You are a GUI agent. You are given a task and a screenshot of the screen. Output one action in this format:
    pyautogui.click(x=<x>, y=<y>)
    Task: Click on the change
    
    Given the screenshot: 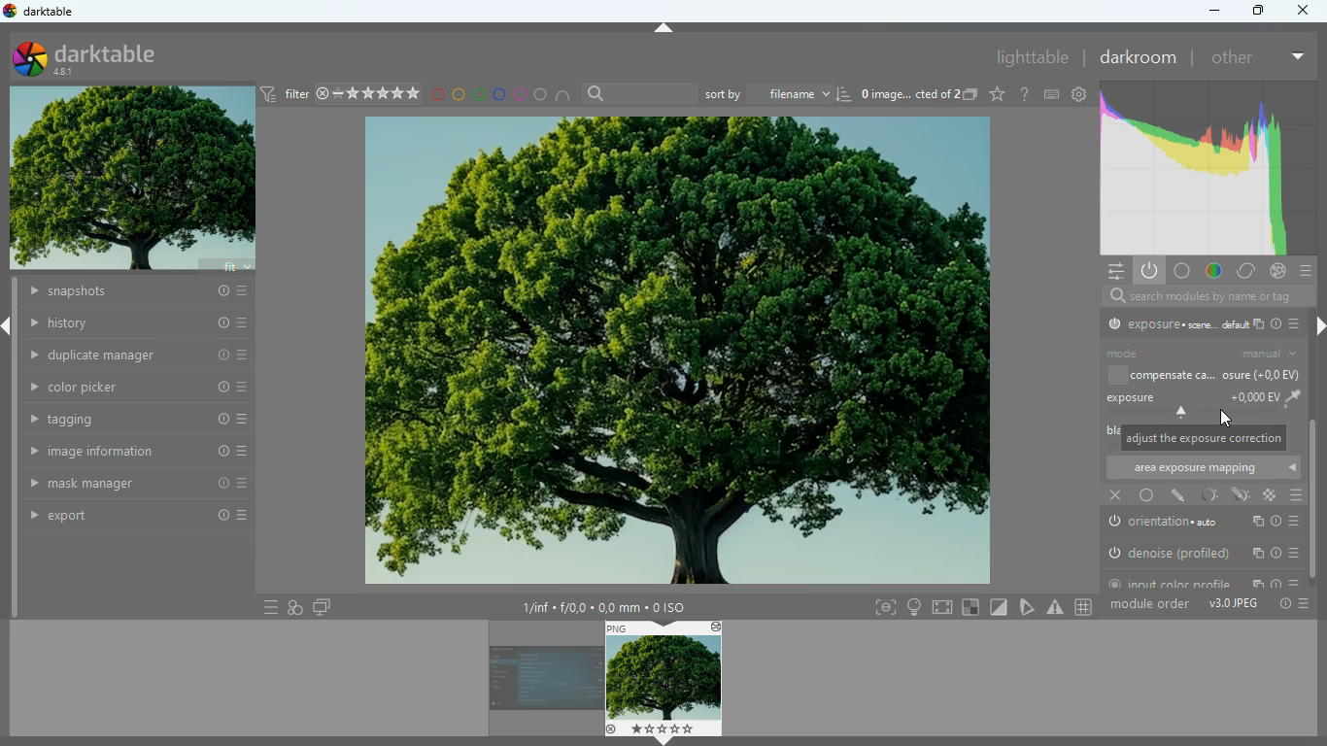 What is the action you would take?
    pyautogui.click(x=1247, y=270)
    